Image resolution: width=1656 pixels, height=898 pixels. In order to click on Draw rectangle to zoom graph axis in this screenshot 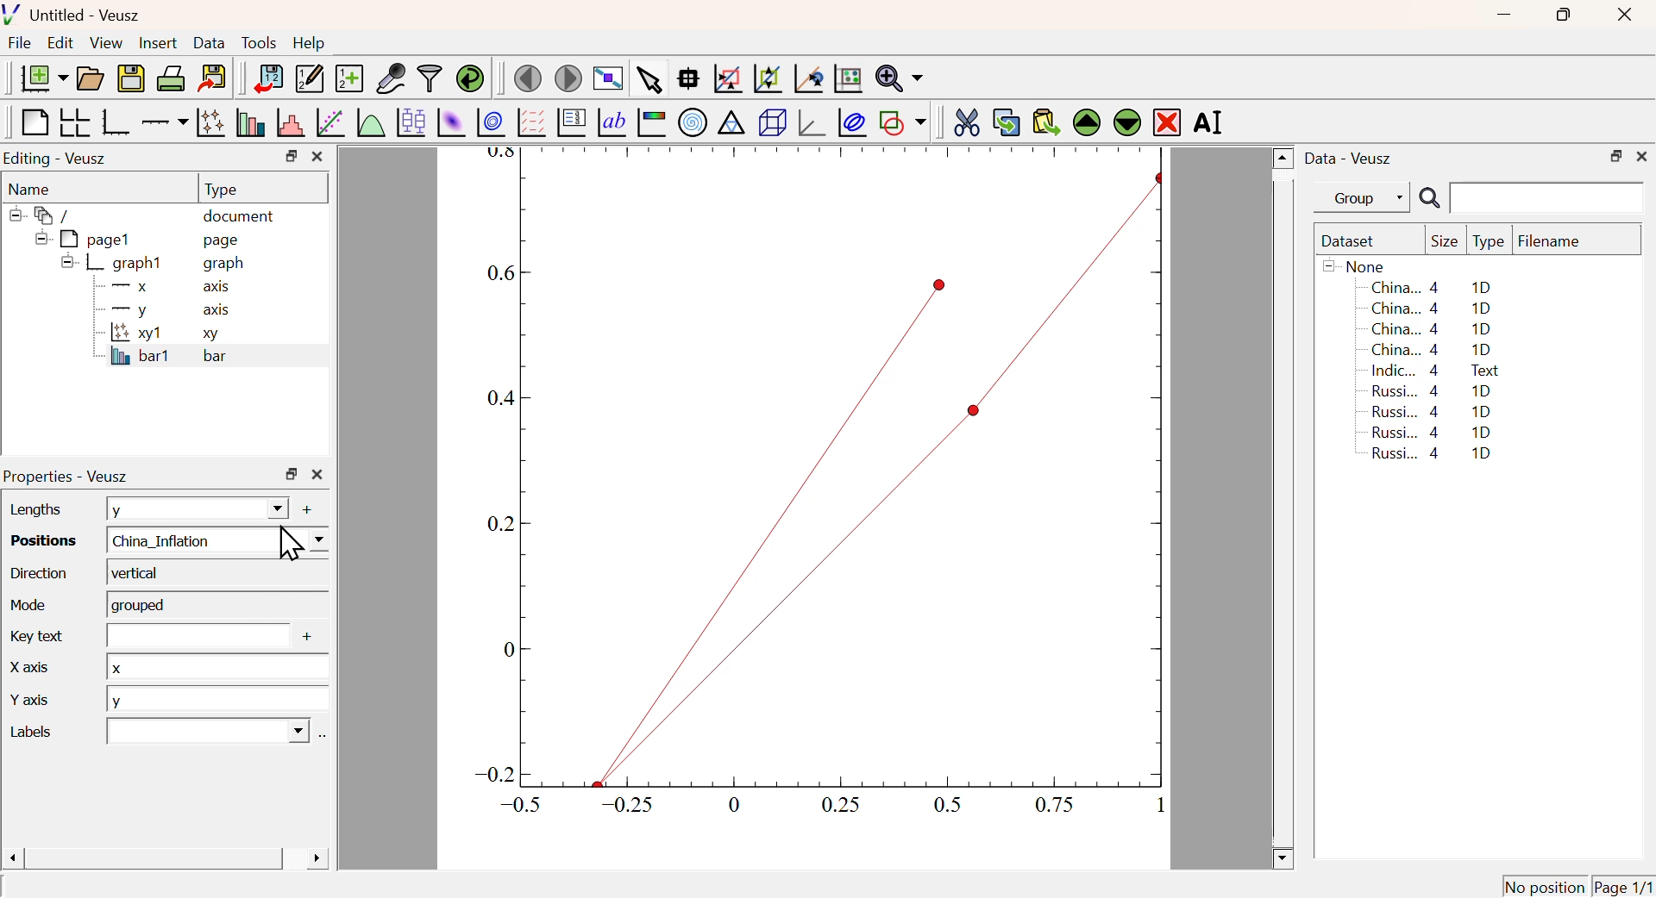, I will do `click(726, 78)`.